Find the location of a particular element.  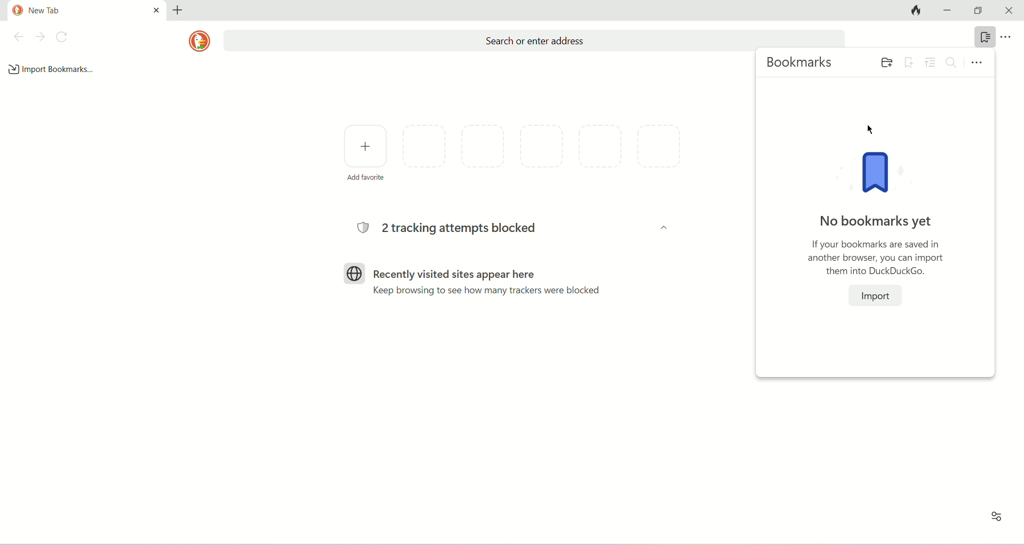

current tab is located at coordinates (87, 10).